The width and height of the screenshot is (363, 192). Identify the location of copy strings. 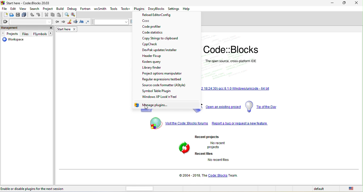
(162, 38).